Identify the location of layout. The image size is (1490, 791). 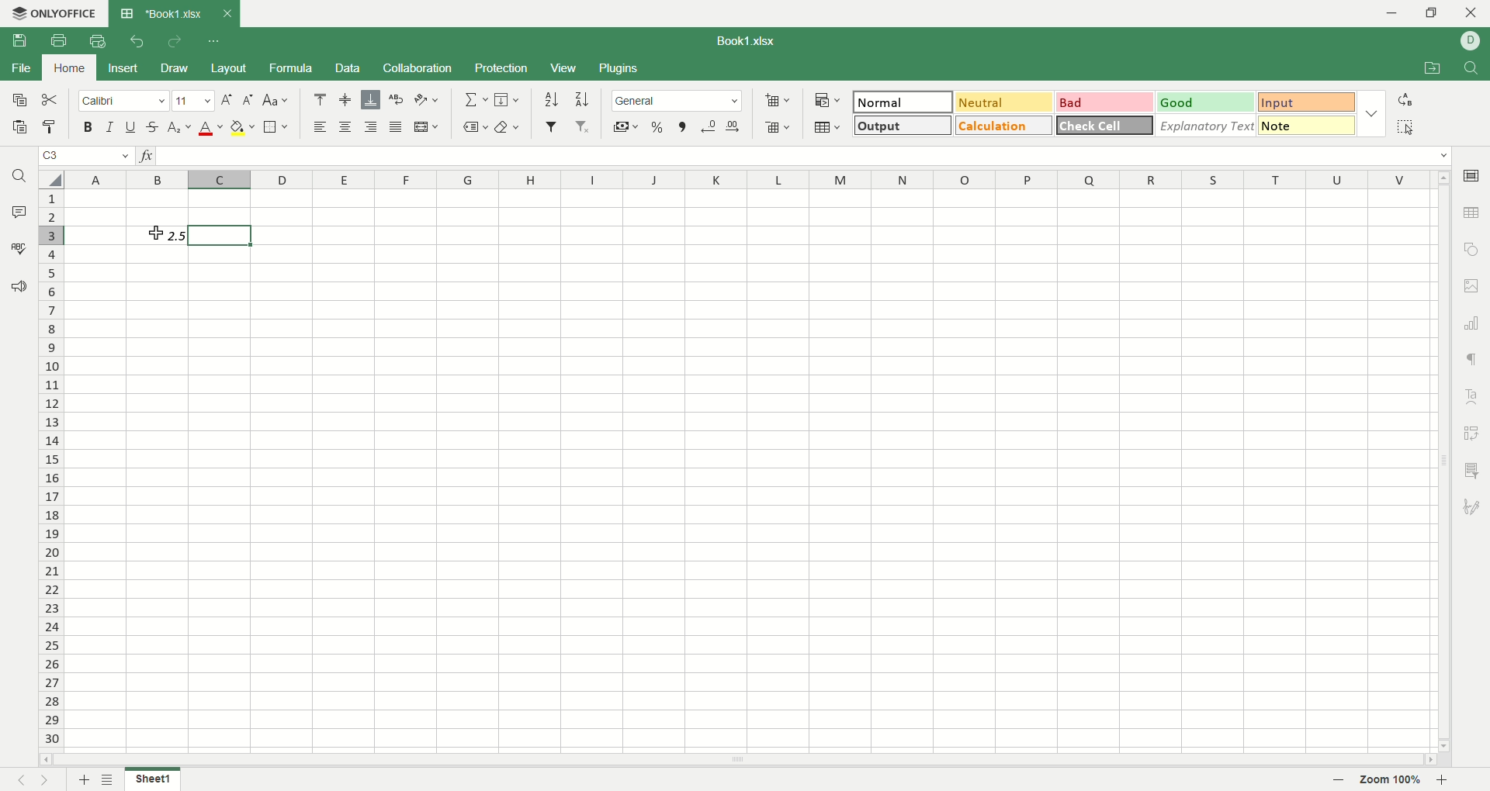
(230, 69).